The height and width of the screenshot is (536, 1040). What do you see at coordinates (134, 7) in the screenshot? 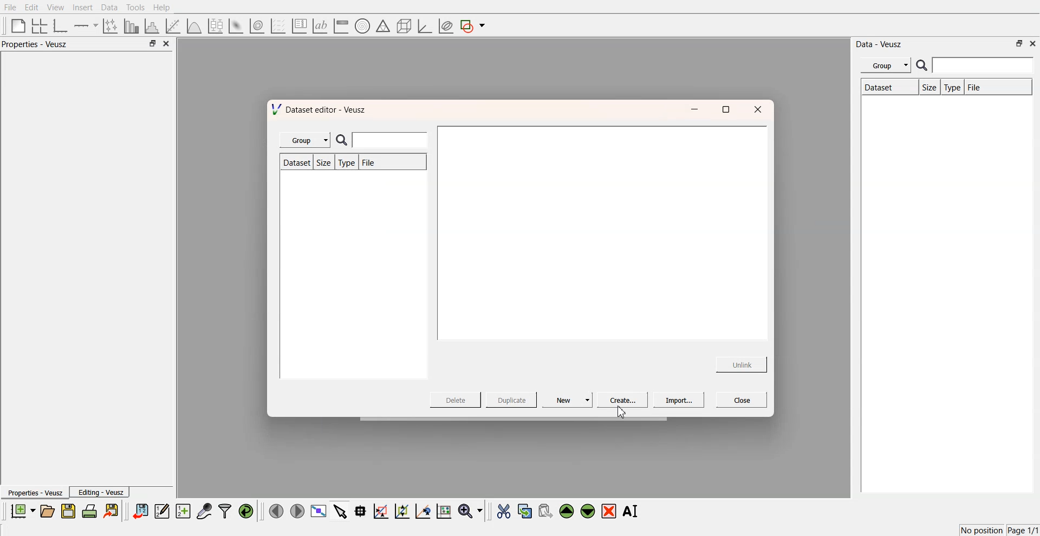
I see `Tools` at bounding box center [134, 7].